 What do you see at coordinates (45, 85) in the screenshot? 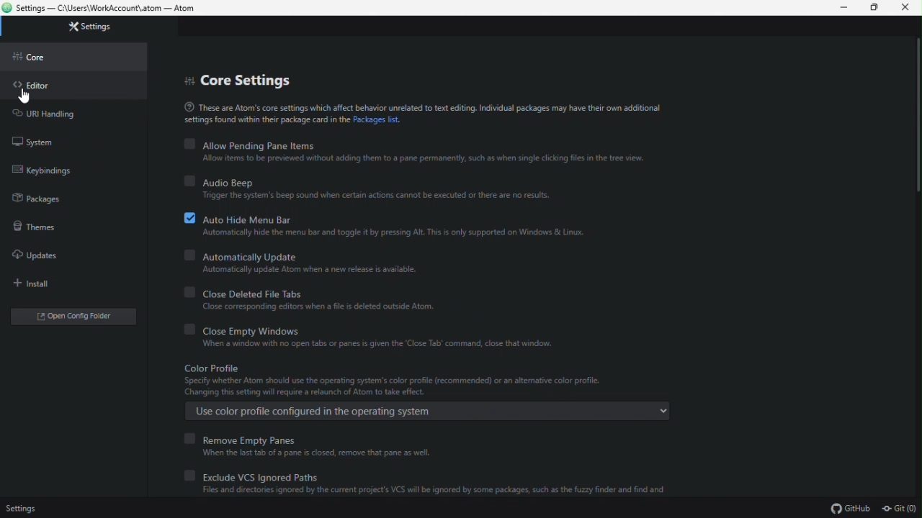
I see `Editor` at bounding box center [45, 85].